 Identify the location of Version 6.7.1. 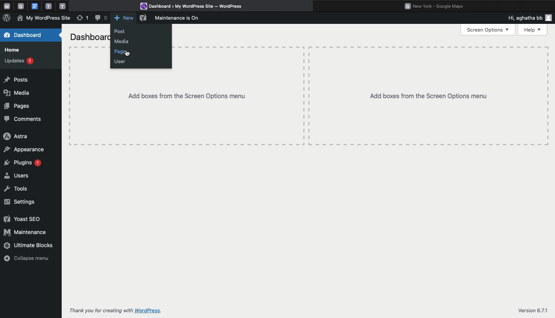
(532, 311).